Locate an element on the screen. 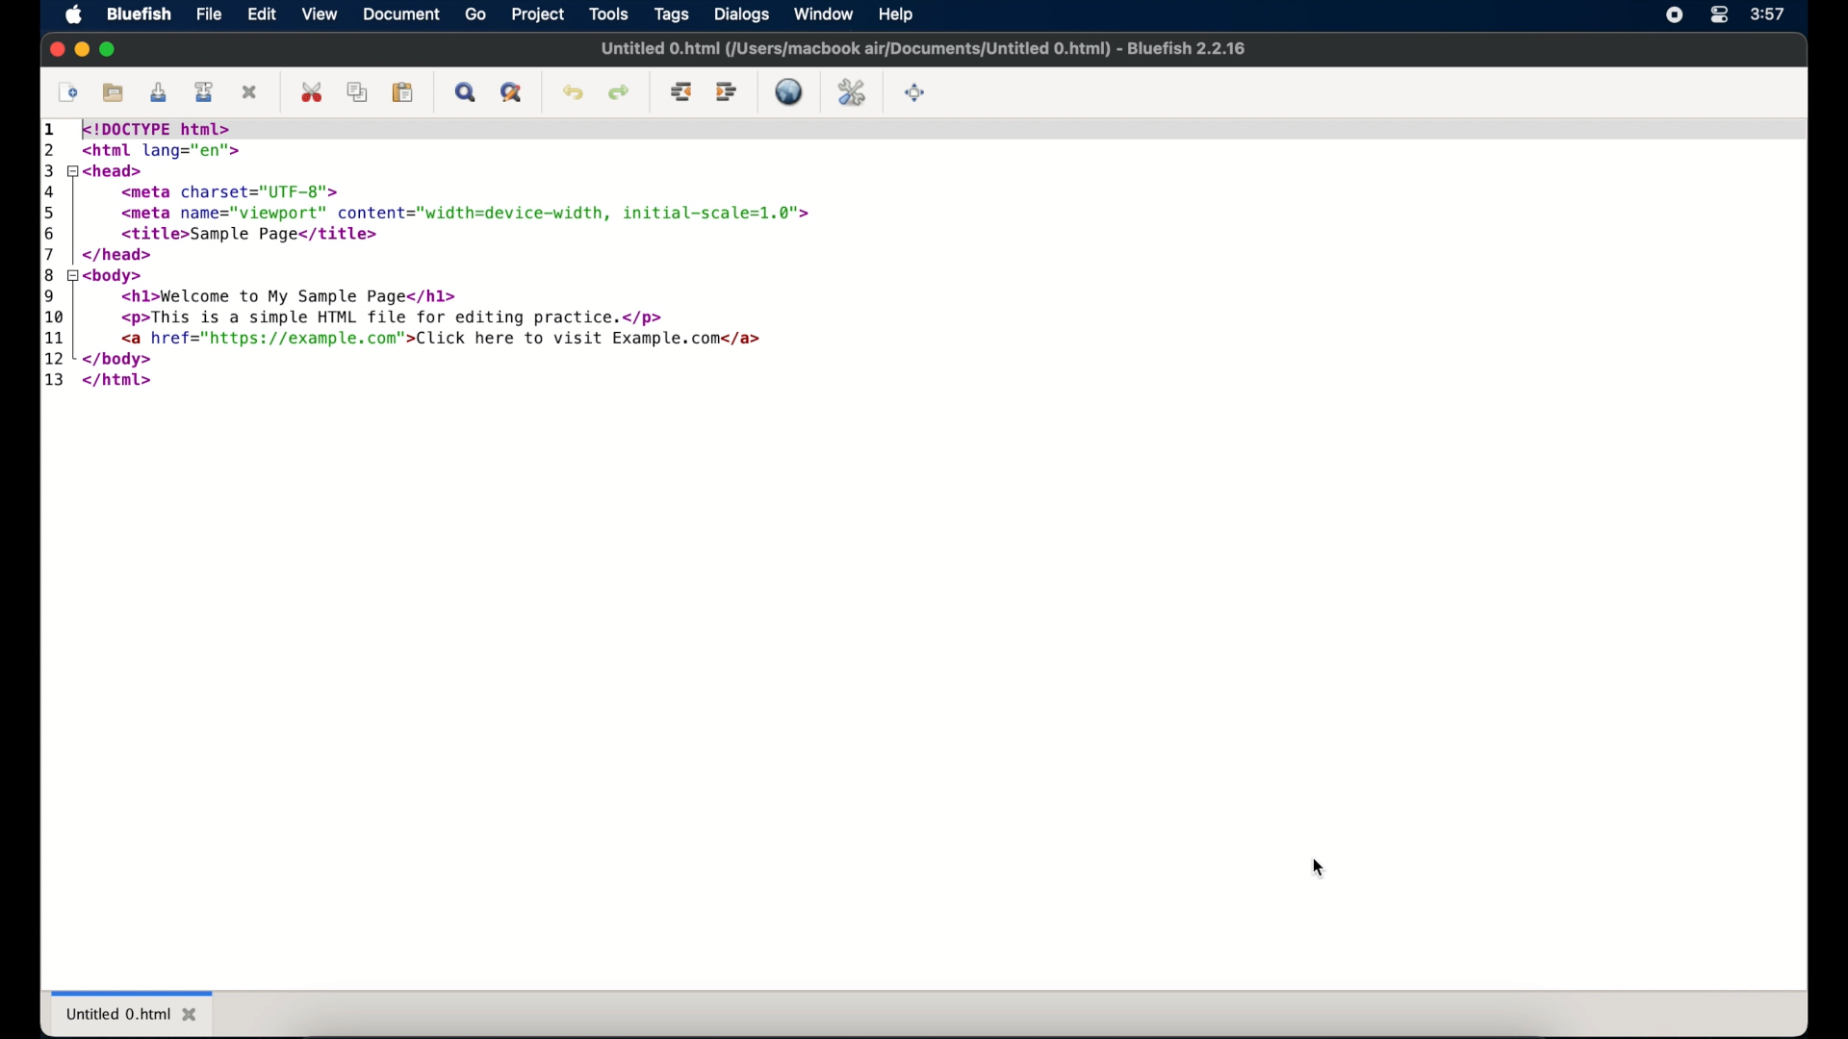  save file as is located at coordinates (207, 92).